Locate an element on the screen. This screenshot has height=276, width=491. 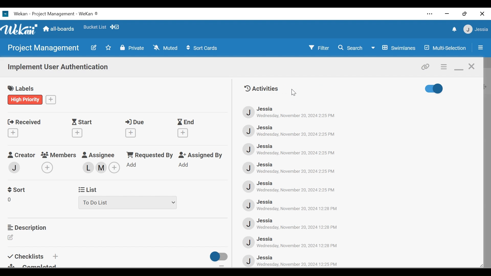
End Date is located at coordinates (188, 122).